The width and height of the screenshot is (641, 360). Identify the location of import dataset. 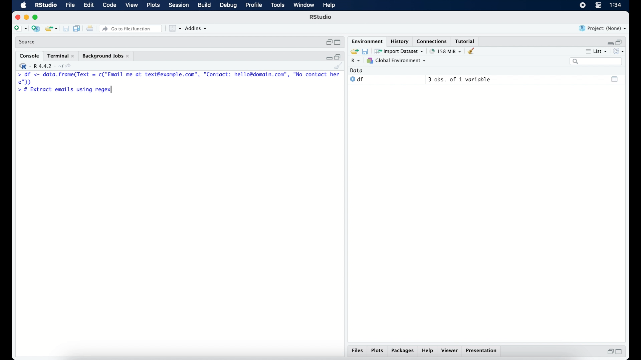
(400, 51).